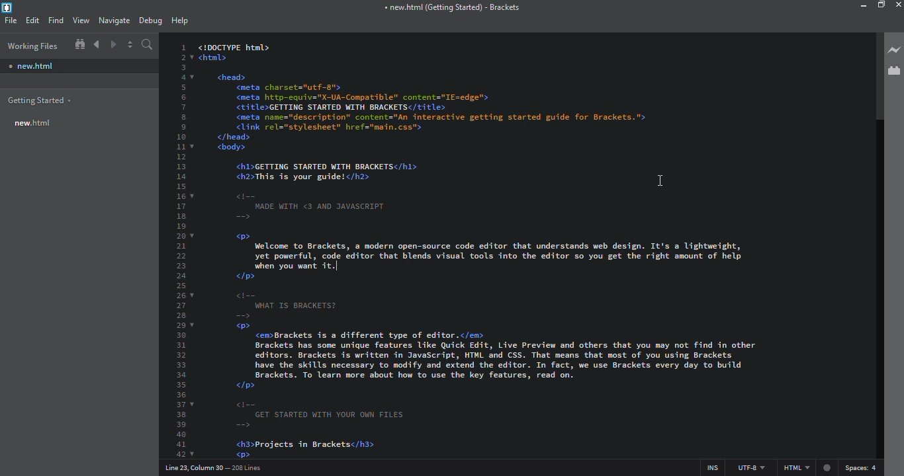  What do you see at coordinates (114, 45) in the screenshot?
I see `navigate forward` at bounding box center [114, 45].